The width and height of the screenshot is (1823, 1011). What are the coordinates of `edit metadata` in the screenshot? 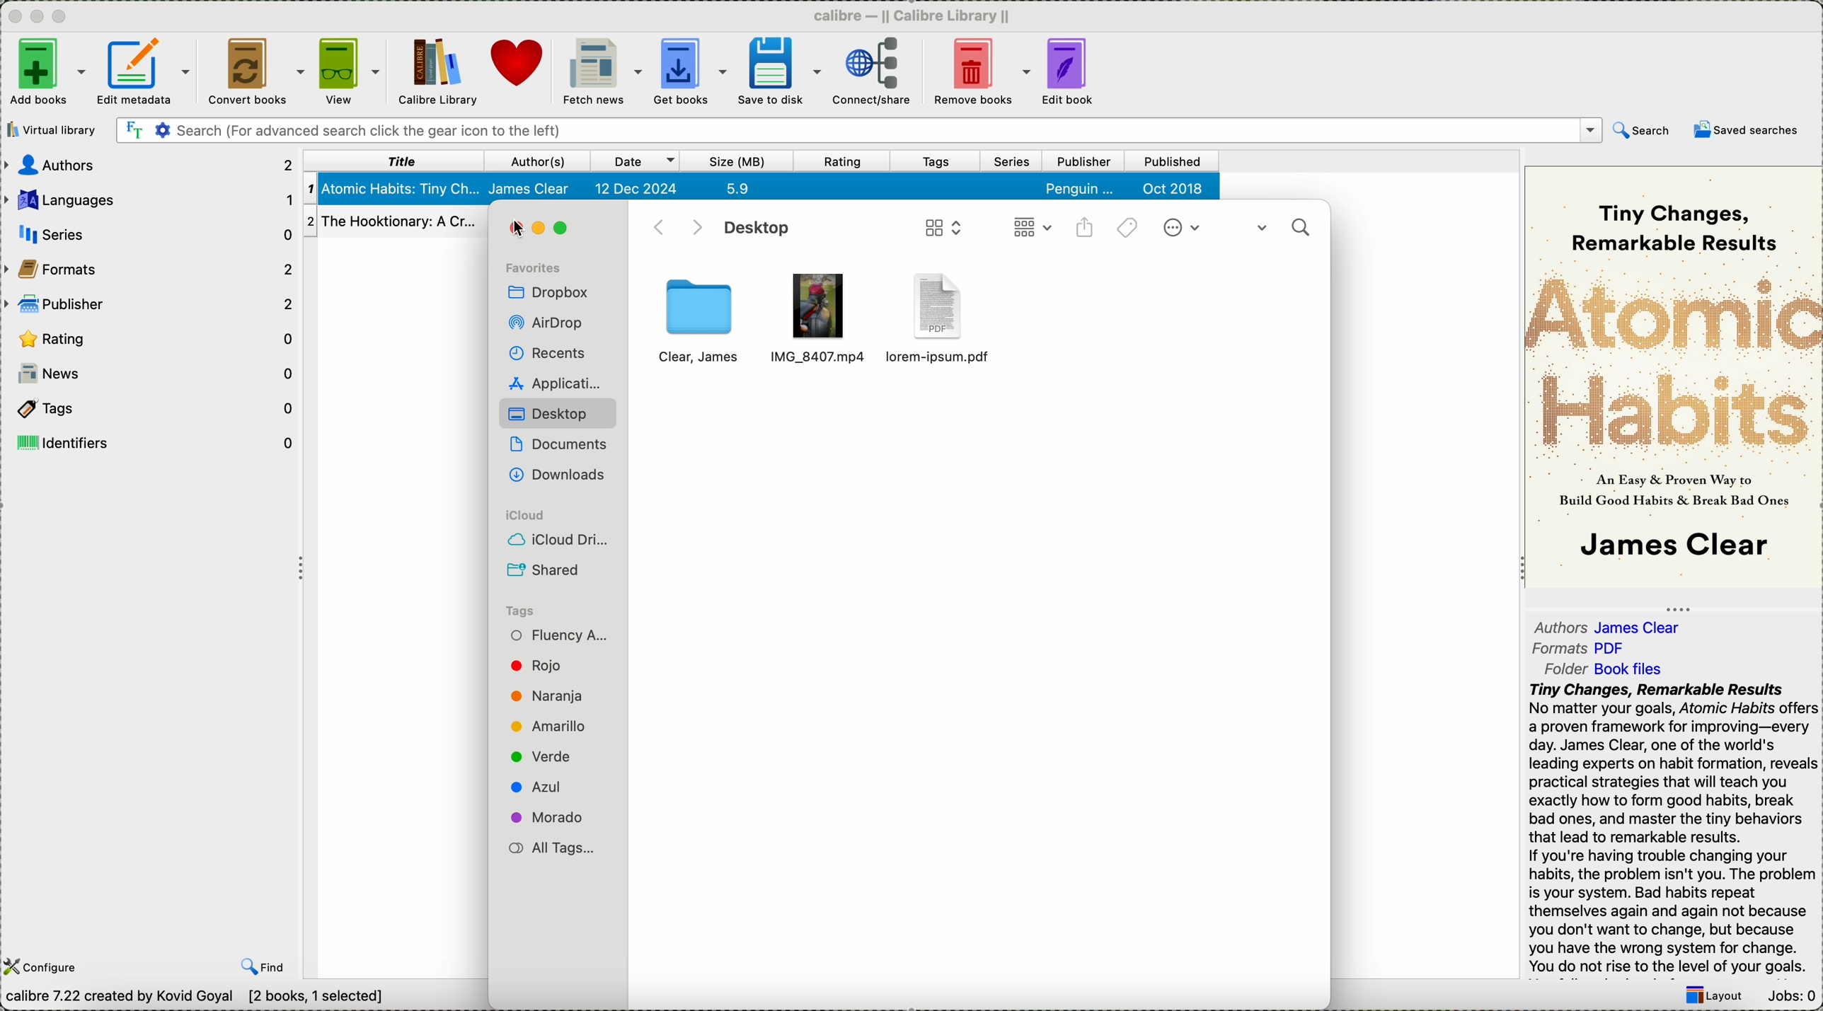 It's located at (147, 70).